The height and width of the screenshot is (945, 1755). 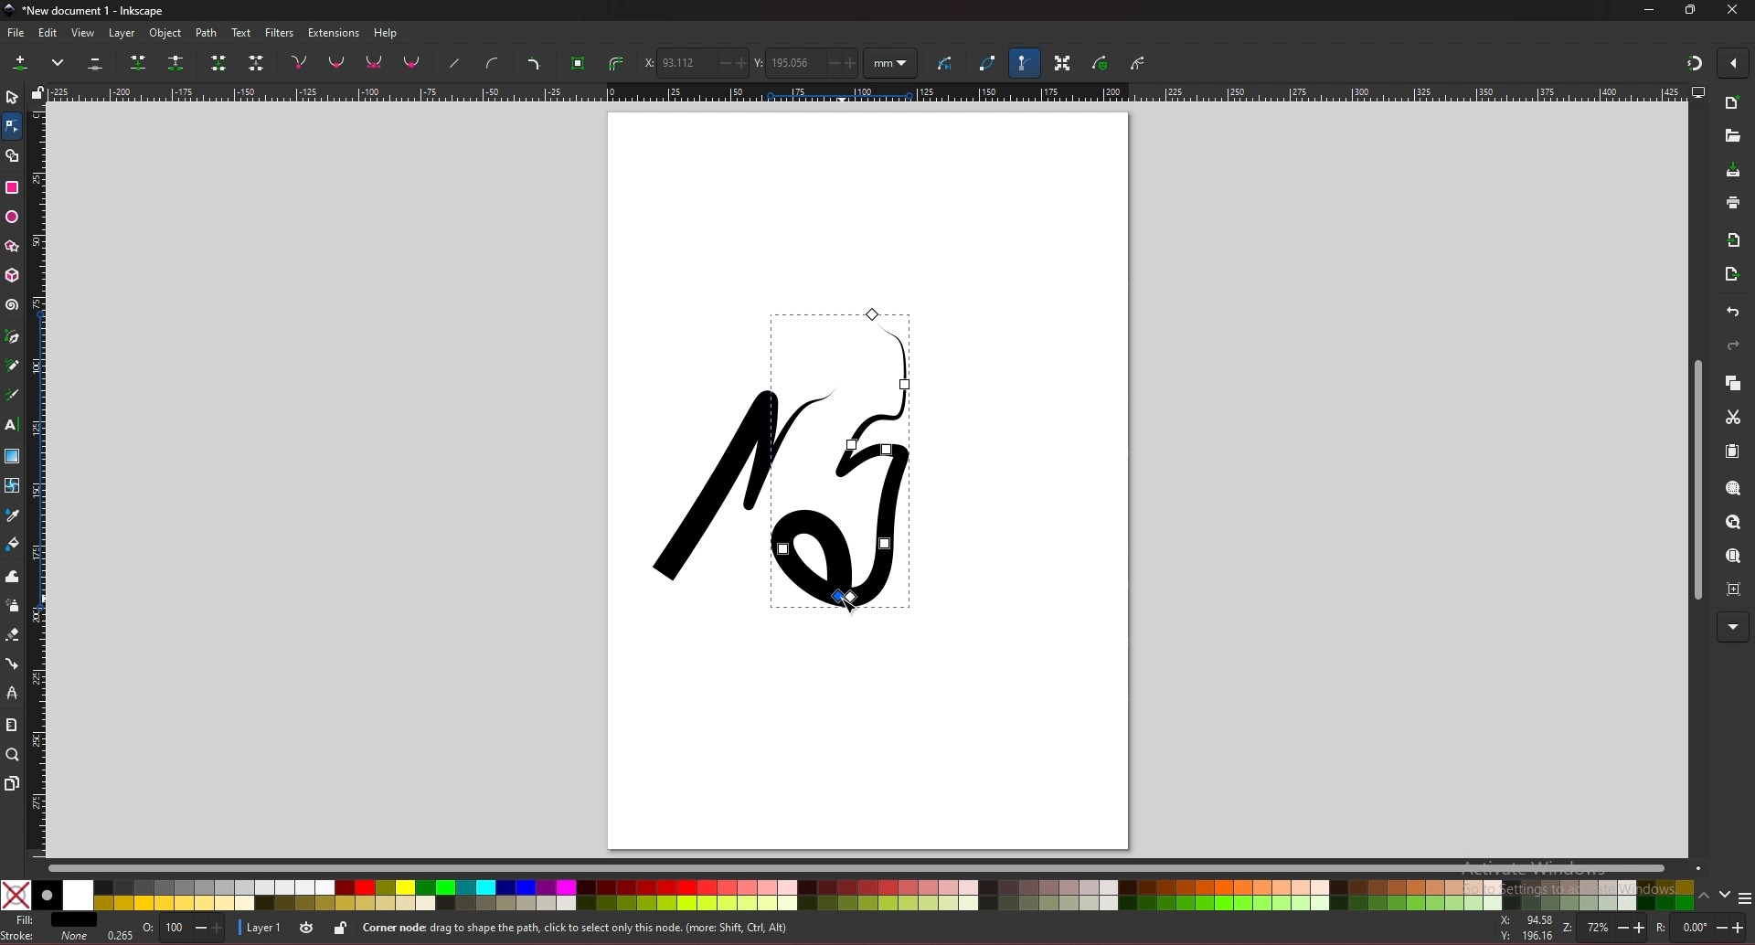 What do you see at coordinates (860, 607) in the screenshot?
I see `cursor` at bounding box center [860, 607].